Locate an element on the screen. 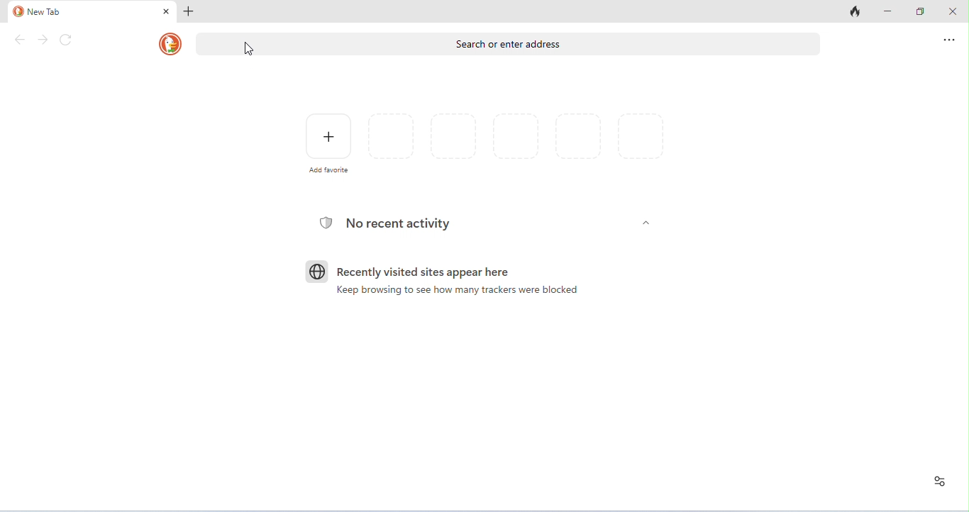  close is located at coordinates (167, 11).